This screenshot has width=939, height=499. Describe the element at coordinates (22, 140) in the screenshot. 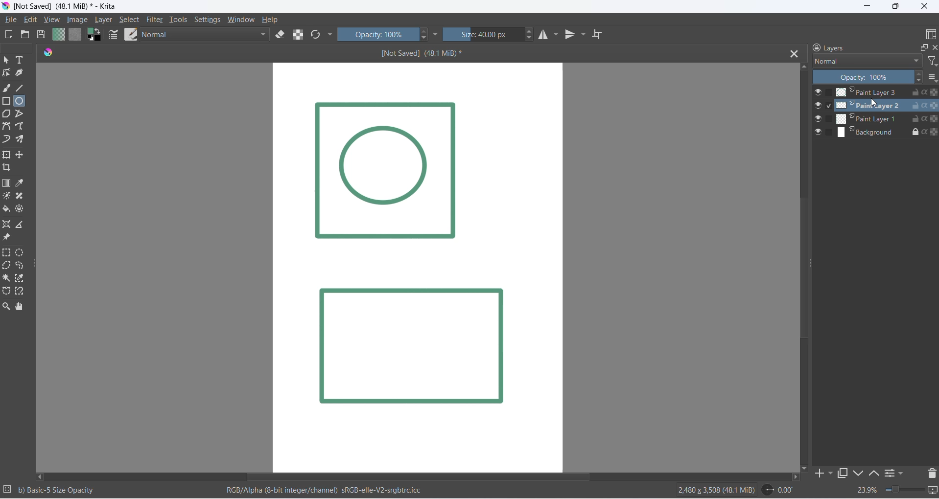

I see `multibrush tool` at that location.